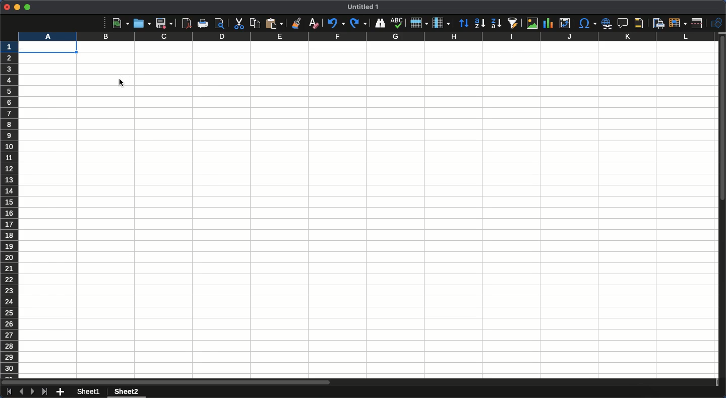  I want to click on Row, so click(419, 23).